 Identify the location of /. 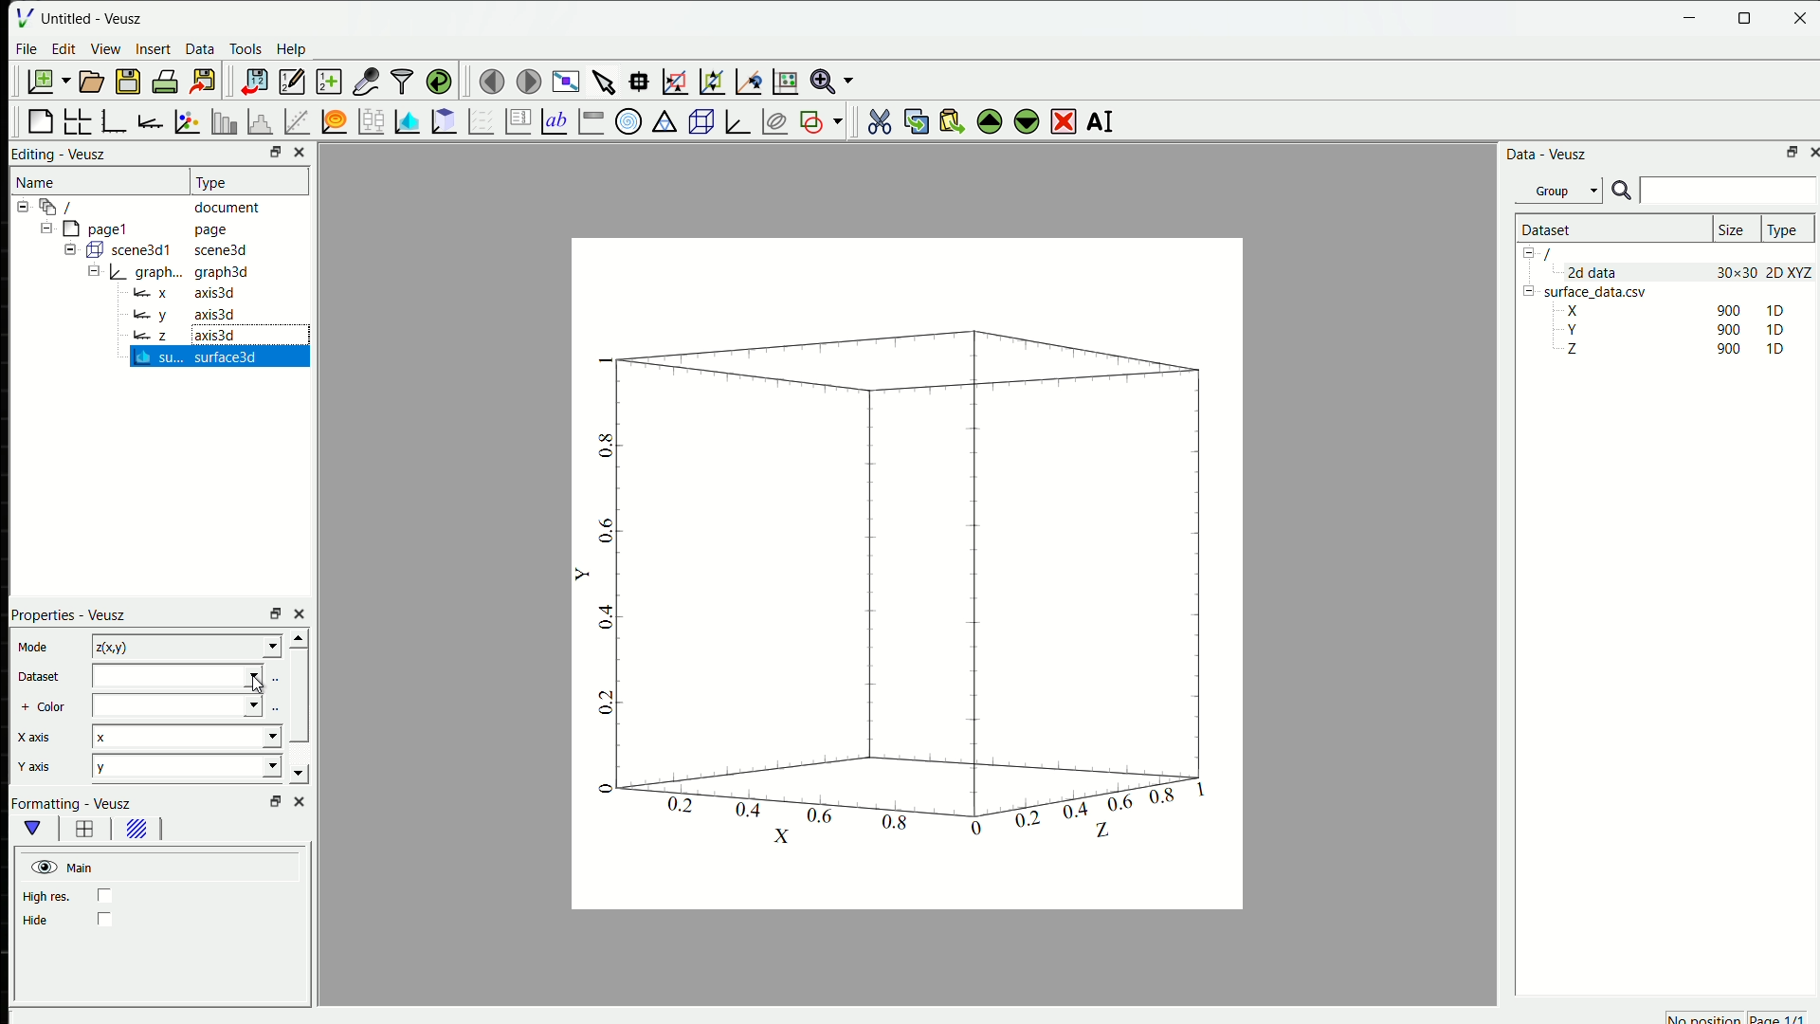
(61, 207).